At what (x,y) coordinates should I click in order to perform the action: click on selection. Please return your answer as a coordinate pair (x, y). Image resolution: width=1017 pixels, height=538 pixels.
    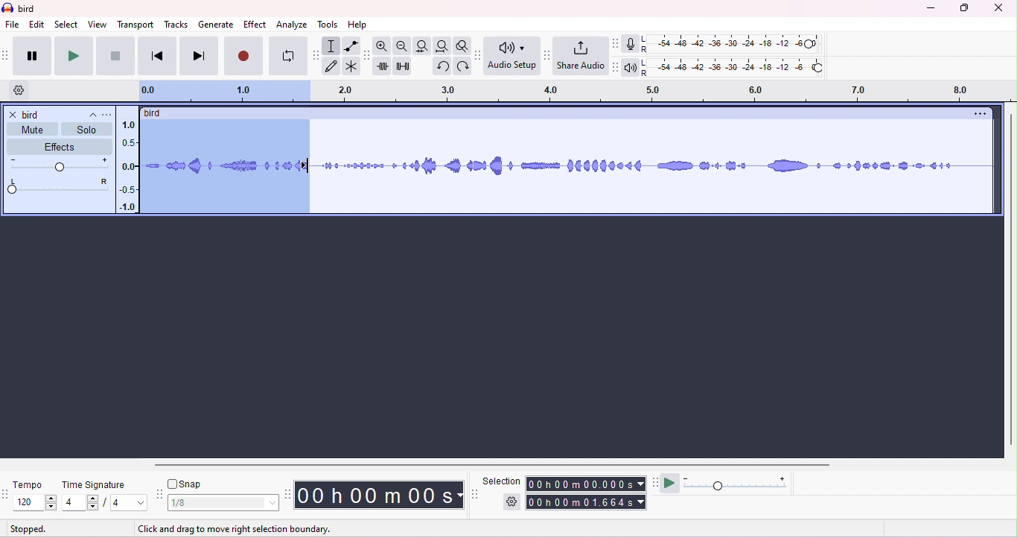
    Looking at the image, I should click on (332, 46).